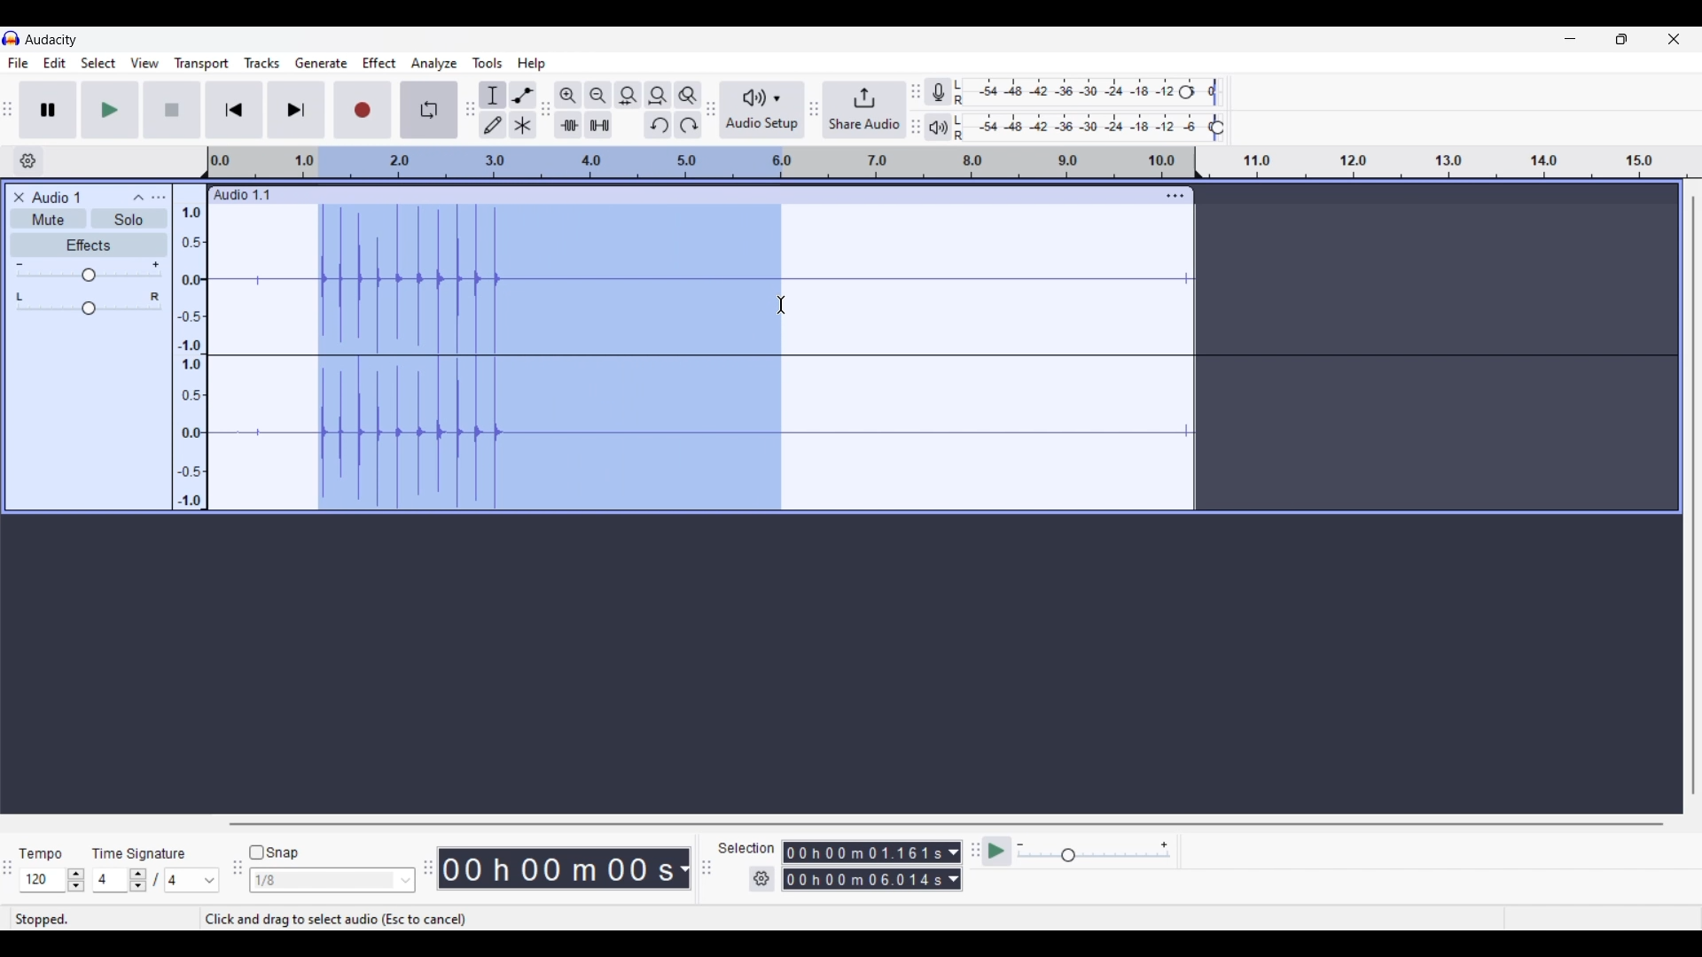 This screenshot has height=957, width=1702. I want to click on Pan, so click(89, 309).